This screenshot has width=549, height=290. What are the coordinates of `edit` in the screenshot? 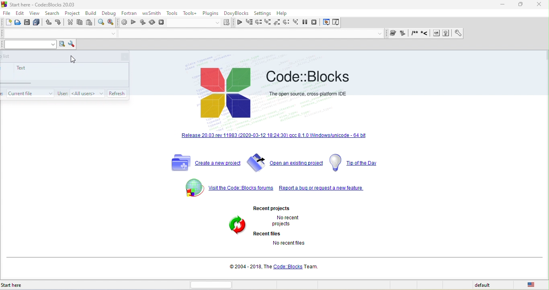 It's located at (21, 13).